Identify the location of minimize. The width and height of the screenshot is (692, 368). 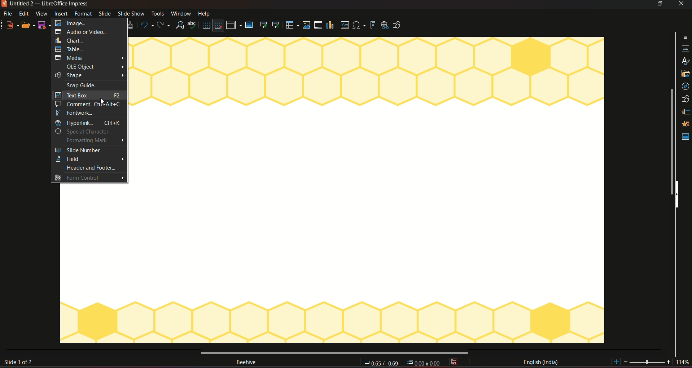
(638, 4).